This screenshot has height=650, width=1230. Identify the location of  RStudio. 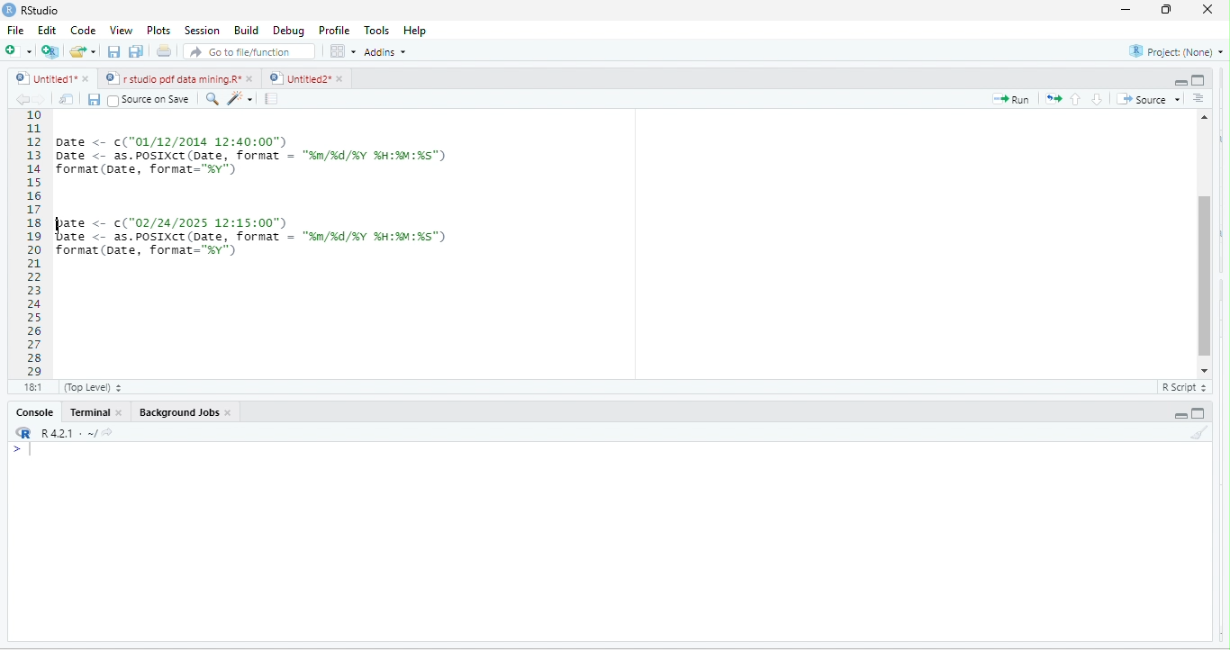
(39, 11).